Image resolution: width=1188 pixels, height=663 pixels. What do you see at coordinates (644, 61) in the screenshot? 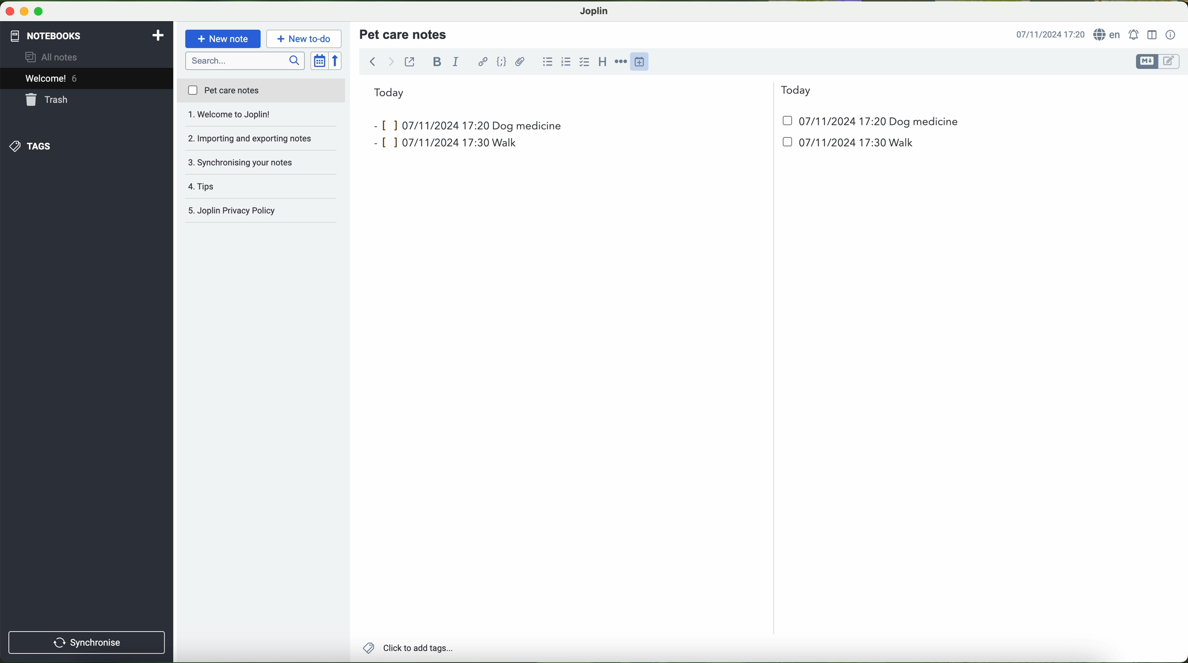
I see `insert time` at bounding box center [644, 61].